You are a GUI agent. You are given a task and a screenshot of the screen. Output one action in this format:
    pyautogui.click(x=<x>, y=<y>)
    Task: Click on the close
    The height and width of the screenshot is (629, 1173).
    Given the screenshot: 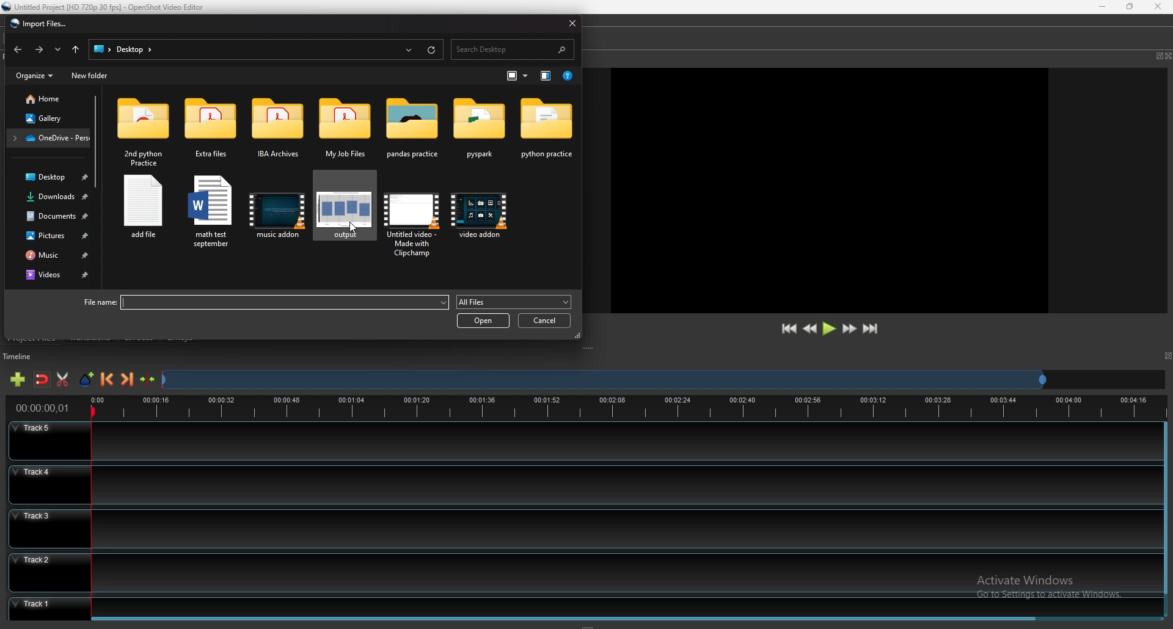 What is the action you would take?
    pyautogui.click(x=572, y=22)
    